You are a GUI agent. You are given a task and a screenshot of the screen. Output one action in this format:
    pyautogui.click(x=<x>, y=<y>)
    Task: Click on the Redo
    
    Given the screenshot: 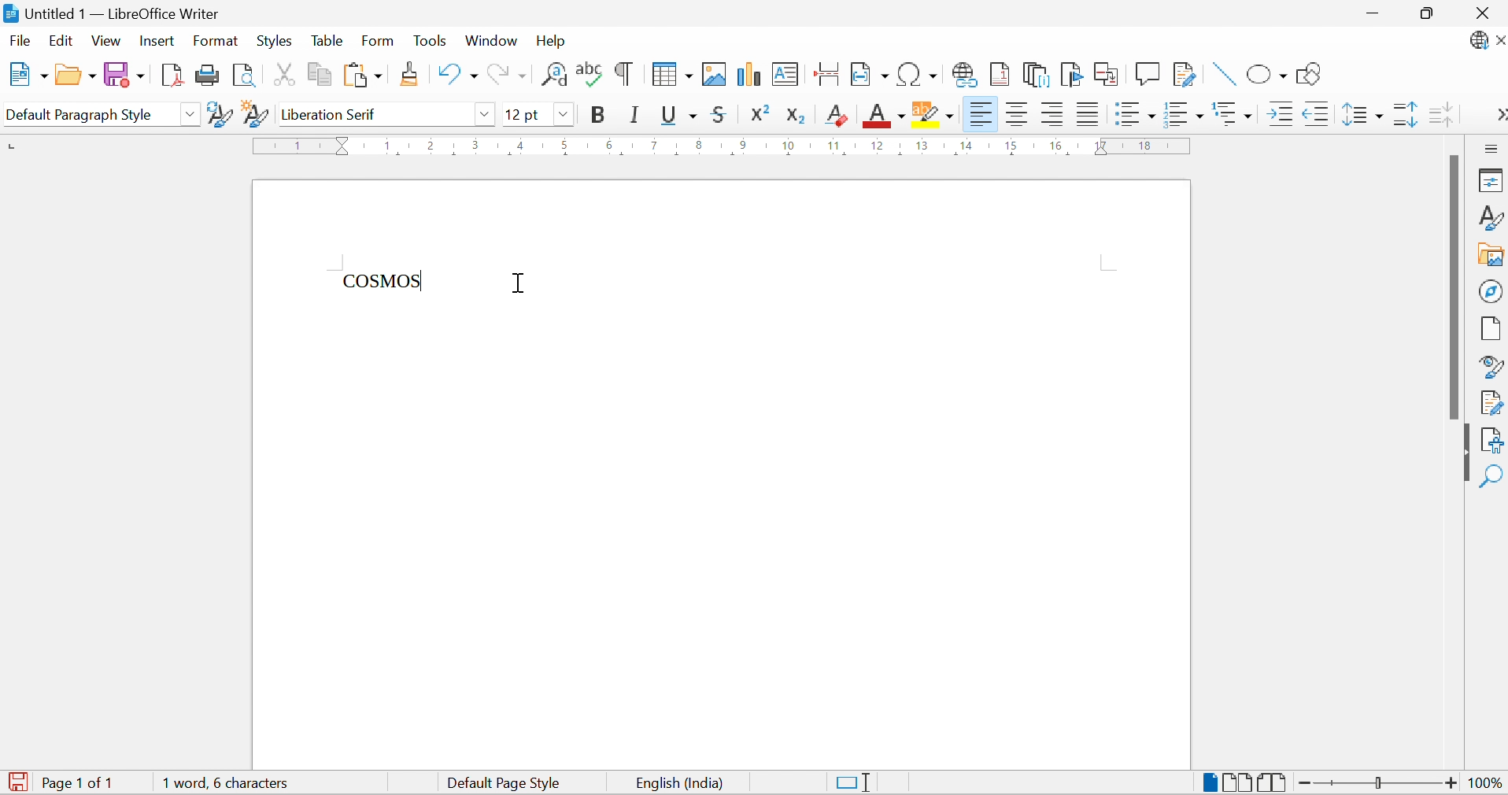 What is the action you would take?
    pyautogui.click(x=506, y=73)
    